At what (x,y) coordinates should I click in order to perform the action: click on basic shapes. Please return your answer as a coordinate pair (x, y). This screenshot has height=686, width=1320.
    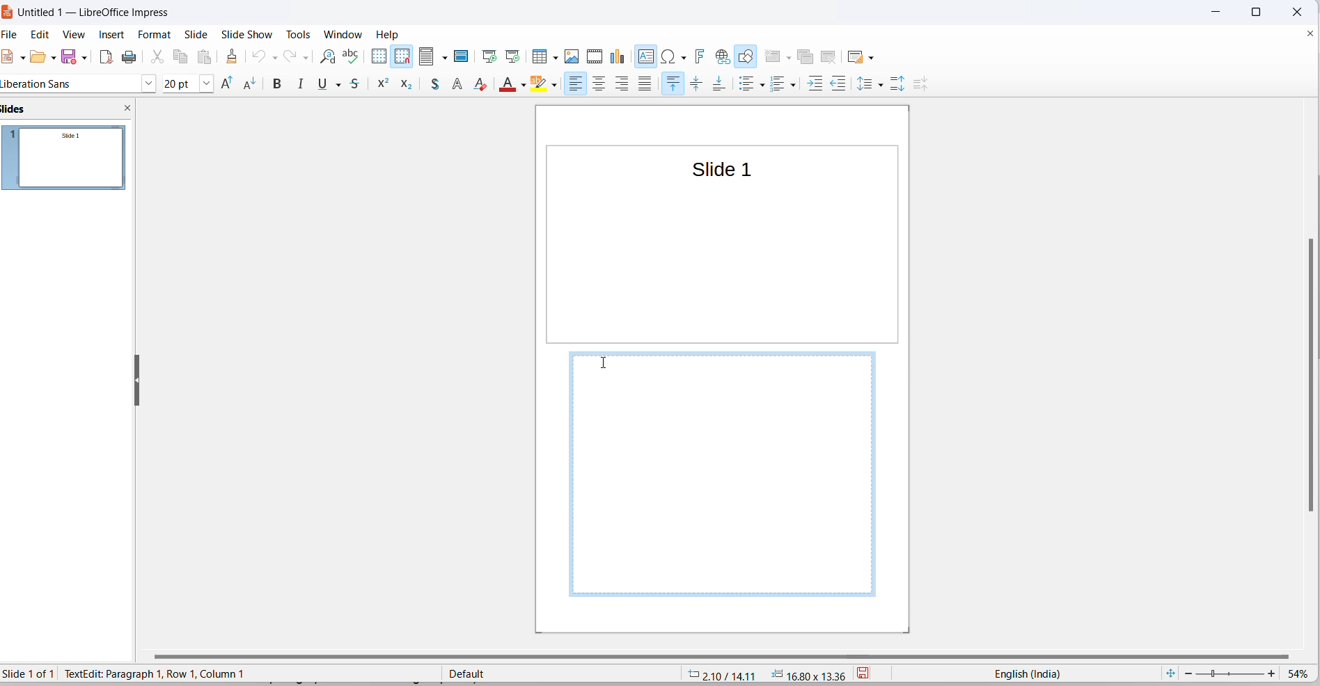
    Looking at the image, I should click on (299, 84).